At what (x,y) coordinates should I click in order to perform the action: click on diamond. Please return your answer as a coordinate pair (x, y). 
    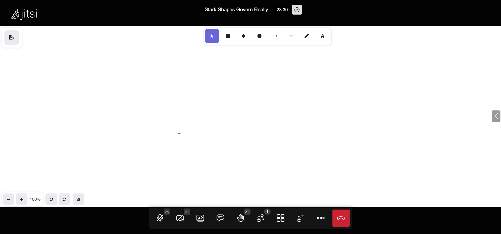
    Looking at the image, I should click on (243, 35).